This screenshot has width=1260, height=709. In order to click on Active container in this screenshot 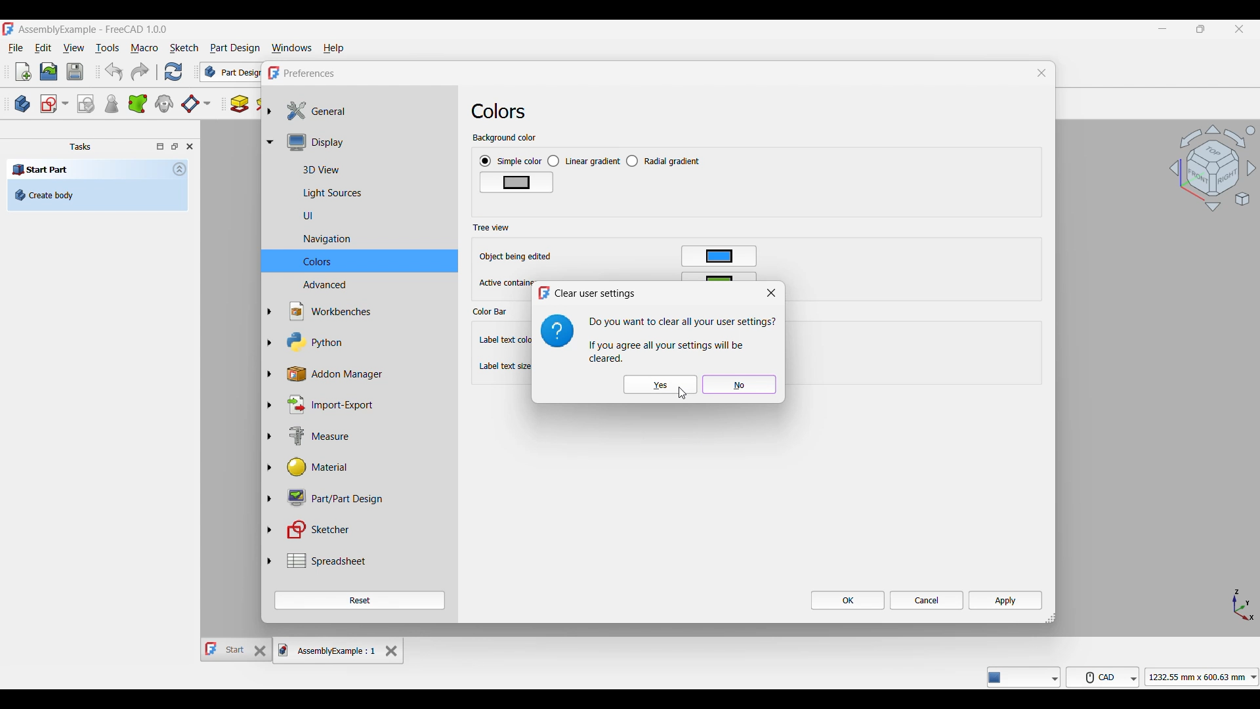, I will do `click(503, 283)`.